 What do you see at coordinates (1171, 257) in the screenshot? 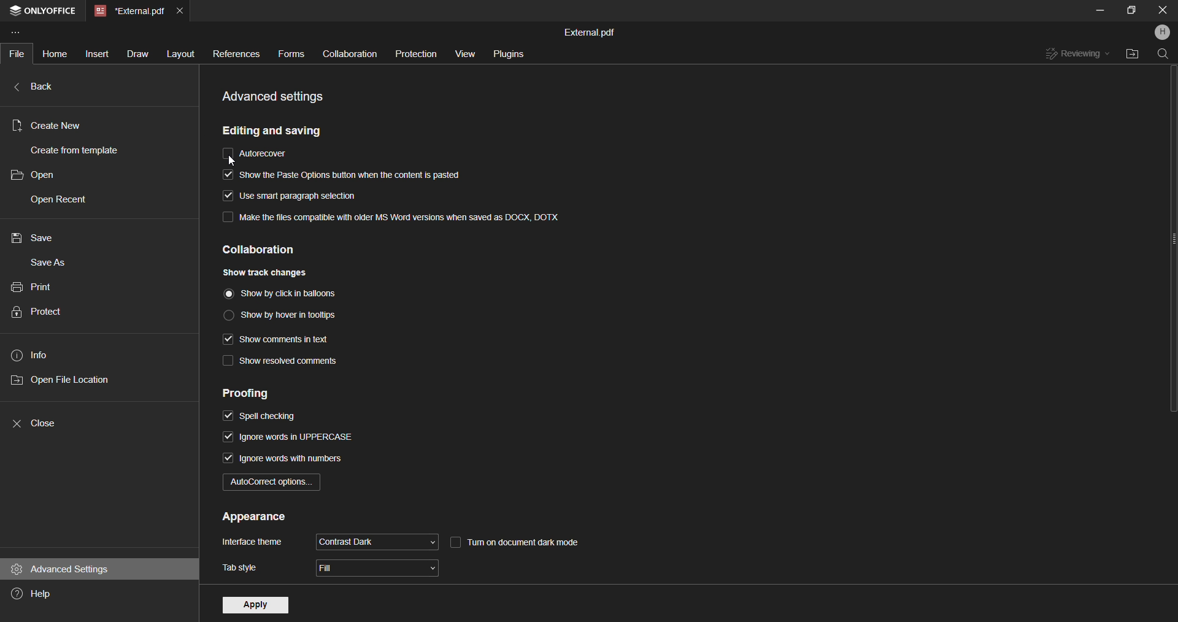
I see `Scroll Bar` at bounding box center [1171, 257].